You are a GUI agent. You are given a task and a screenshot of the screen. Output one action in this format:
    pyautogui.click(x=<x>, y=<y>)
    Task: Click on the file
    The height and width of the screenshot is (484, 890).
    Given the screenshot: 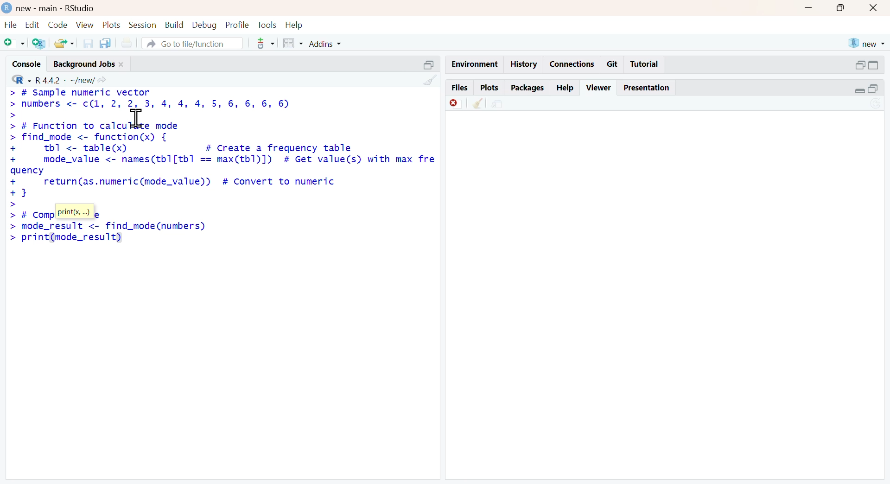 What is the action you would take?
    pyautogui.click(x=11, y=25)
    